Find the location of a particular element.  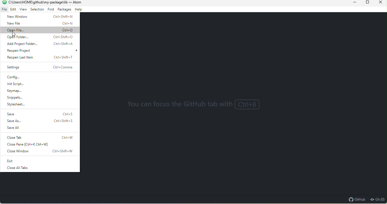

save all is located at coordinates (14, 127).